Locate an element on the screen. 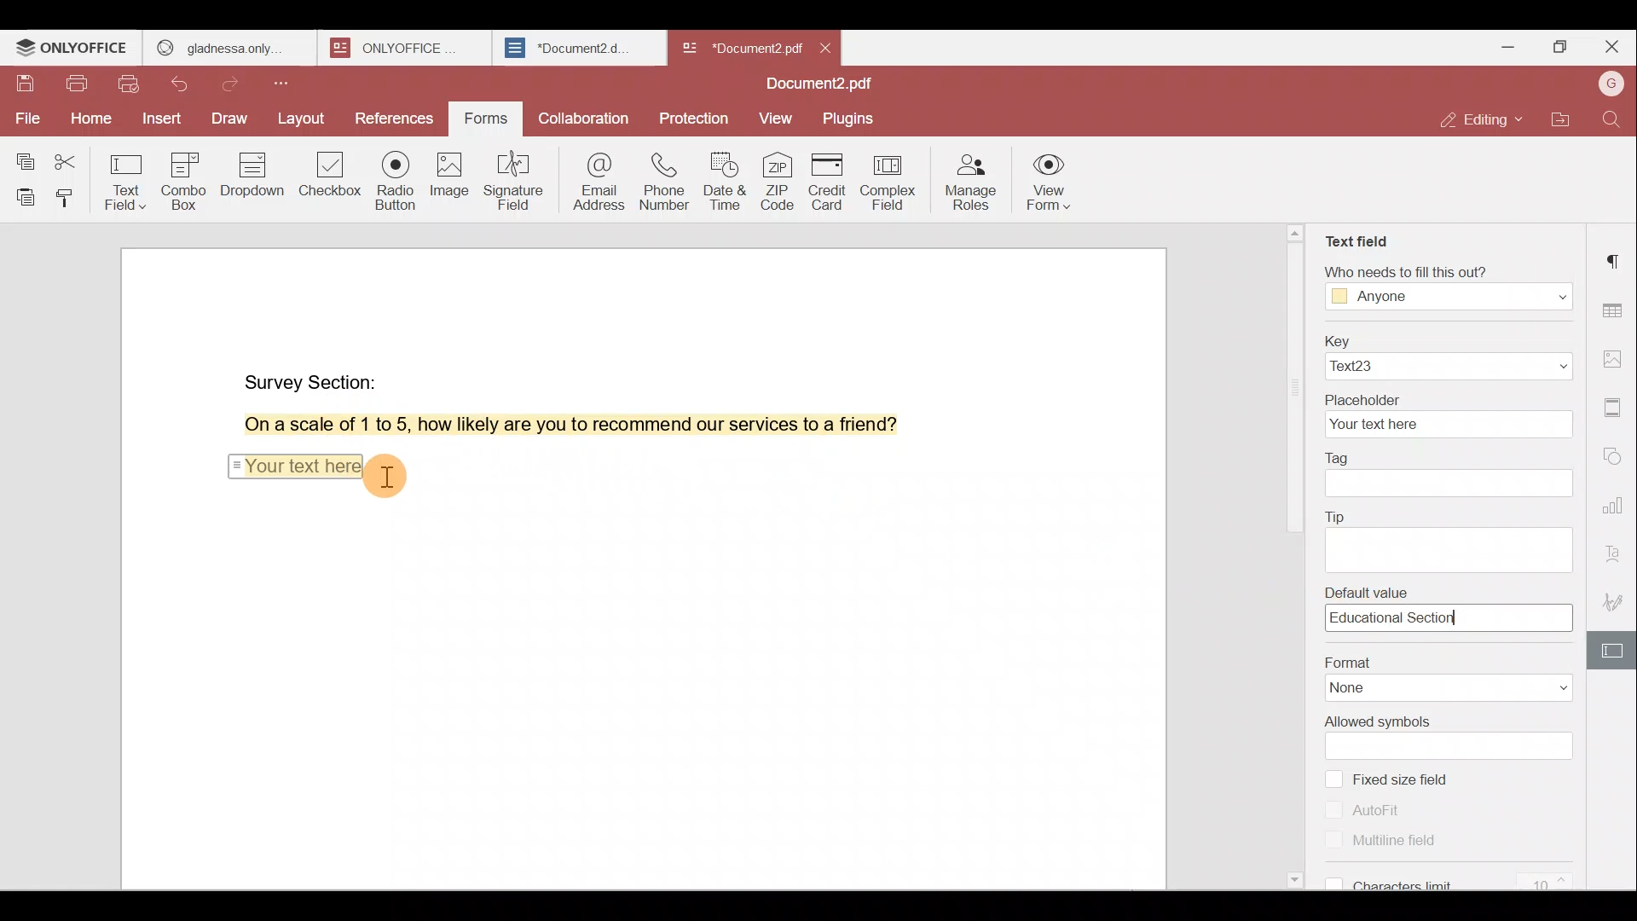 Image resolution: width=1637 pixels, height=921 pixels. View is located at coordinates (776, 119).